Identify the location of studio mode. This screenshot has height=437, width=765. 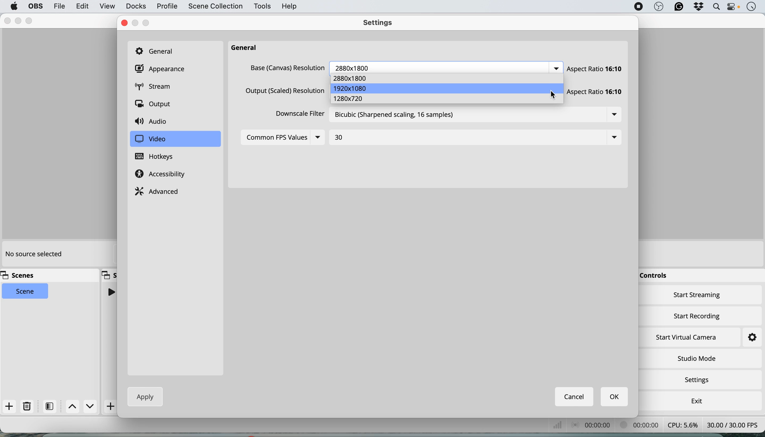
(696, 358).